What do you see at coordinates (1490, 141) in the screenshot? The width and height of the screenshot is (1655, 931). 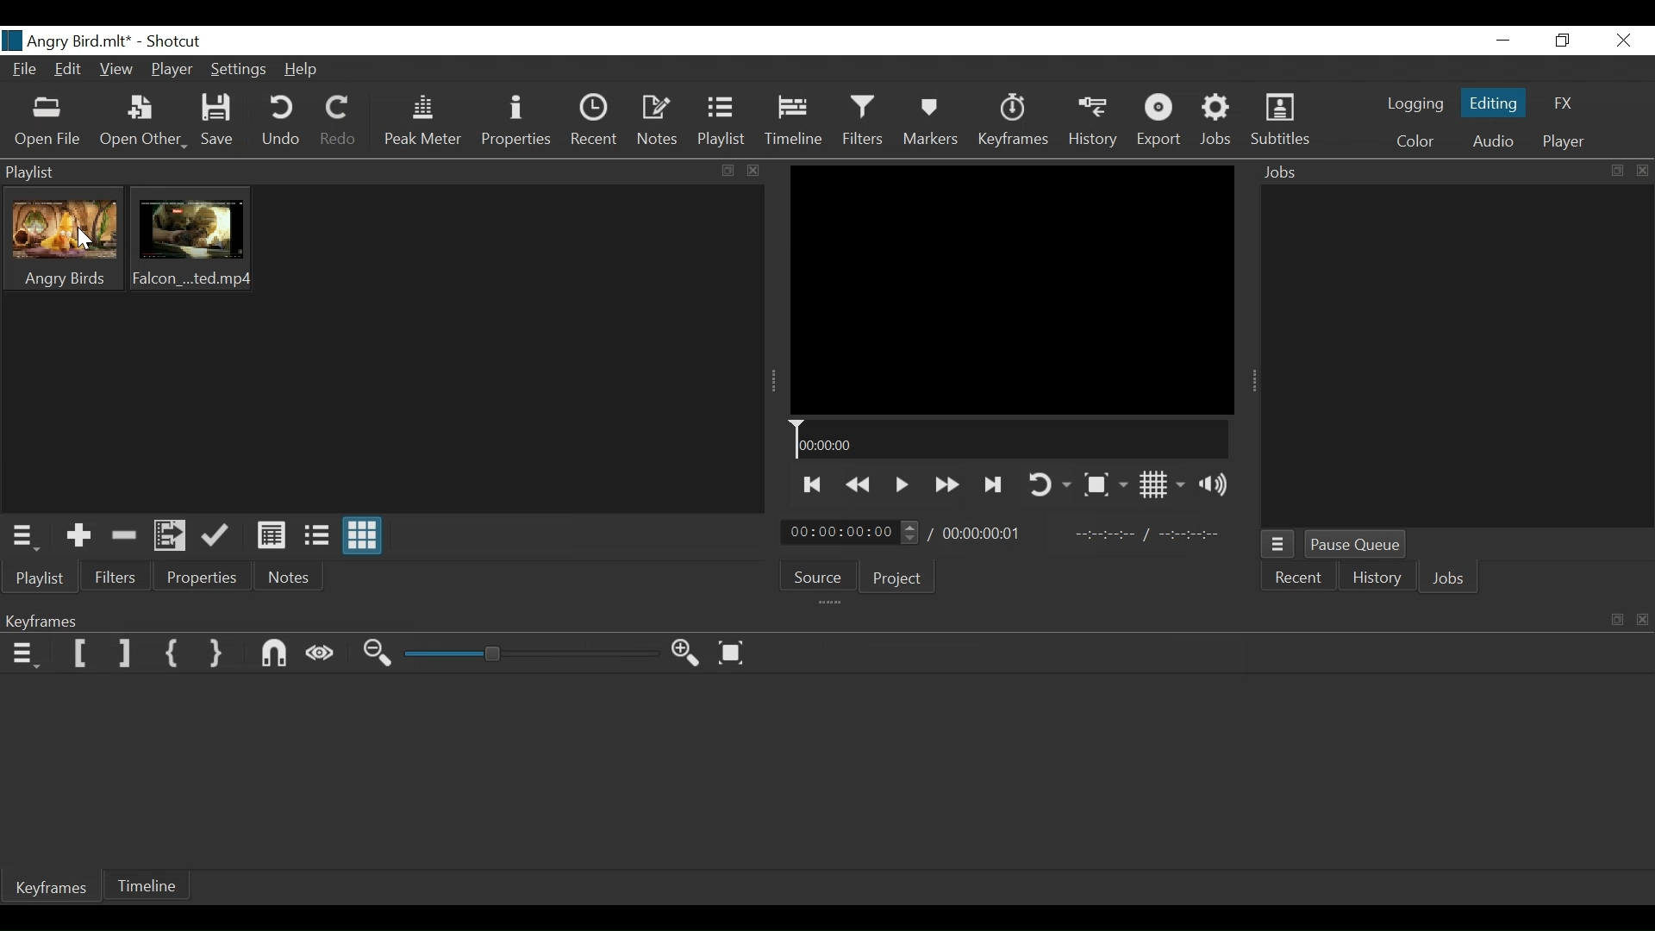 I see `Audio` at bounding box center [1490, 141].